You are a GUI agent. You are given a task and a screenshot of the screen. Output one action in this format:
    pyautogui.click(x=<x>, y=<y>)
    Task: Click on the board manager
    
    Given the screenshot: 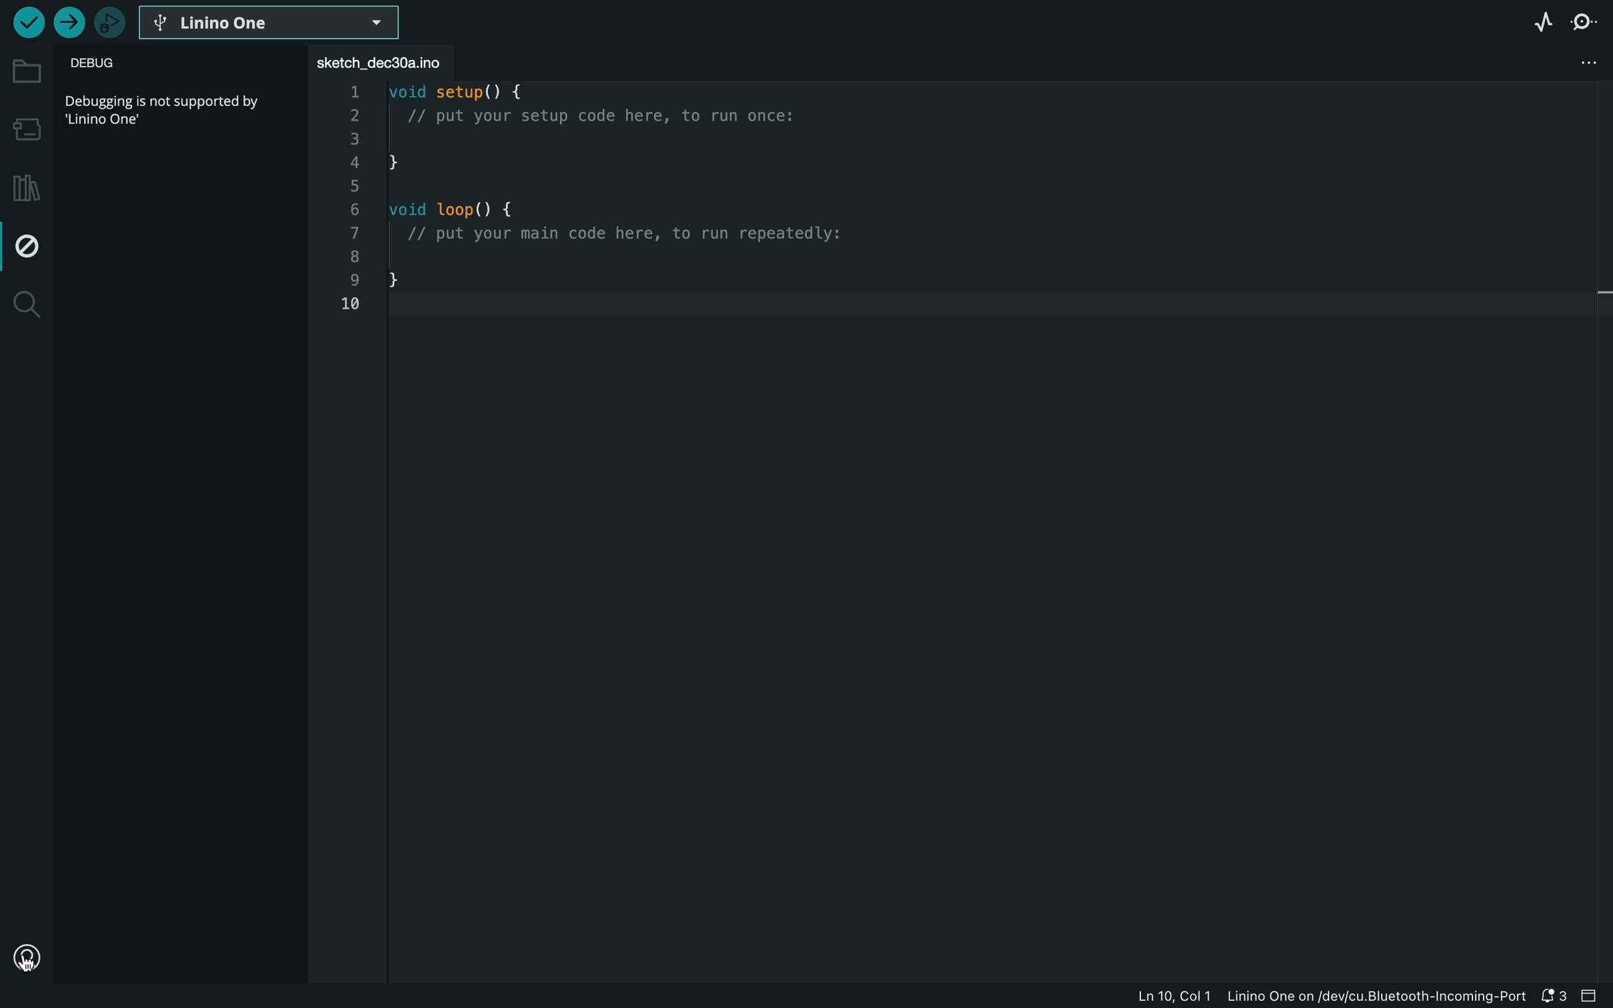 What is the action you would take?
    pyautogui.click(x=25, y=127)
    